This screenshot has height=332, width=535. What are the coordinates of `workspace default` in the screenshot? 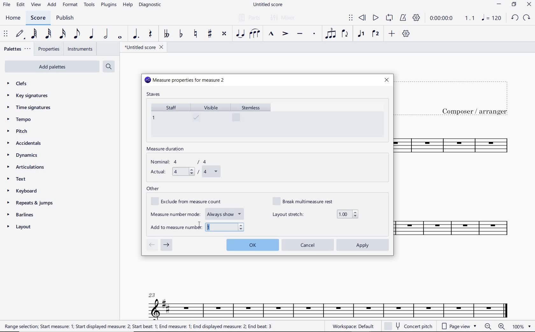 It's located at (353, 327).